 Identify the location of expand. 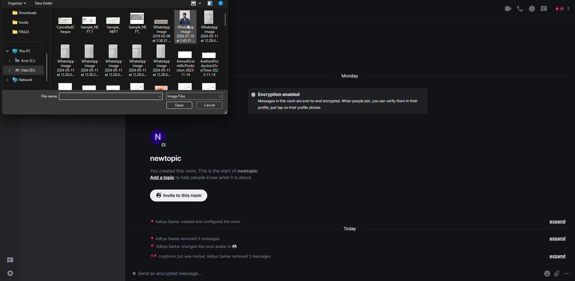
(559, 239).